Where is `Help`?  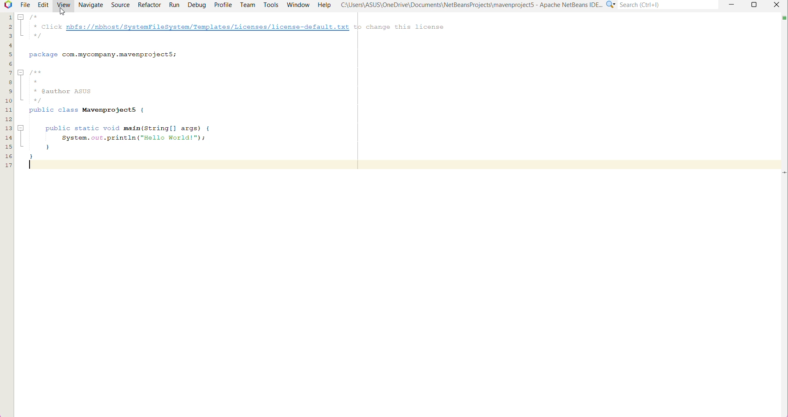 Help is located at coordinates (324, 5).